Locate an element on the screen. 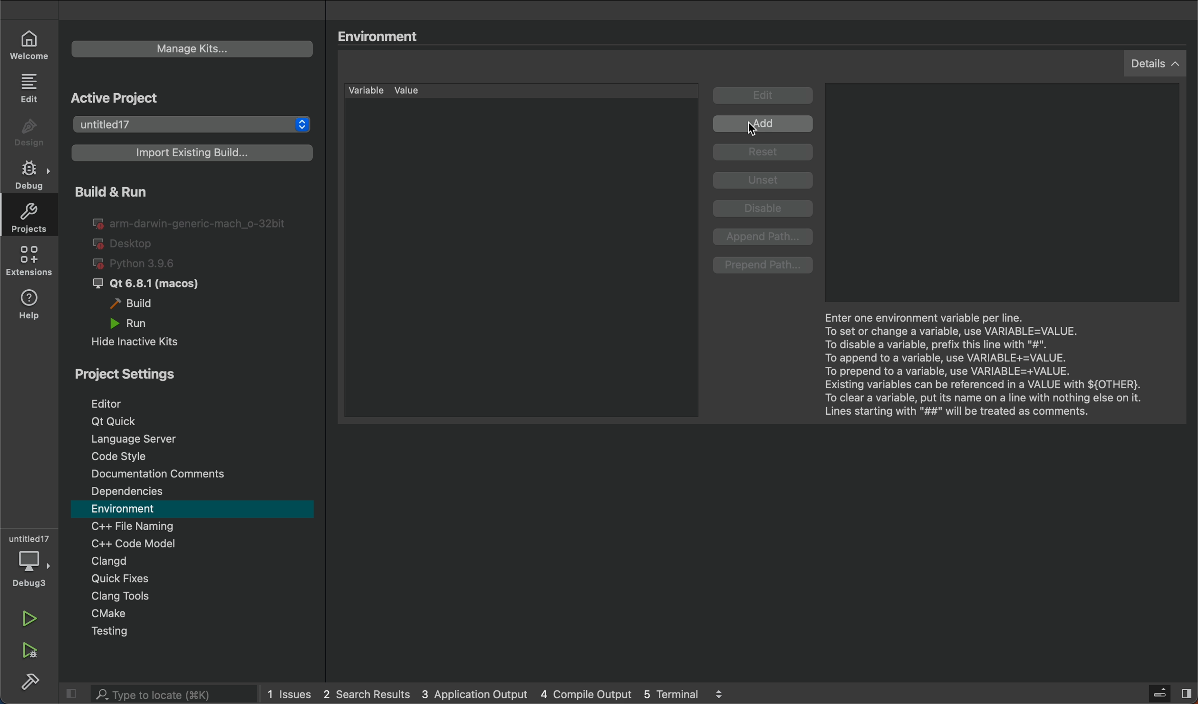  details is located at coordinates (1155, 63).